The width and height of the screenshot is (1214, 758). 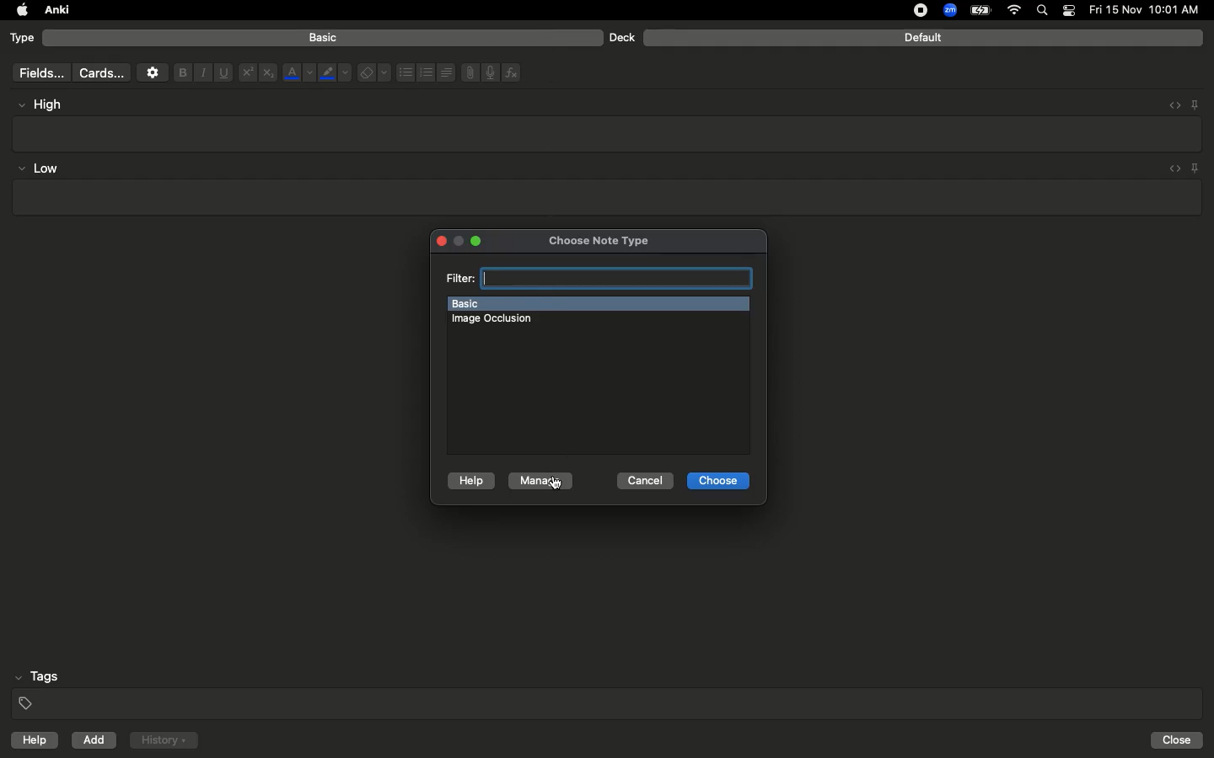 I want to click on Help, so click(x=471, y=480).